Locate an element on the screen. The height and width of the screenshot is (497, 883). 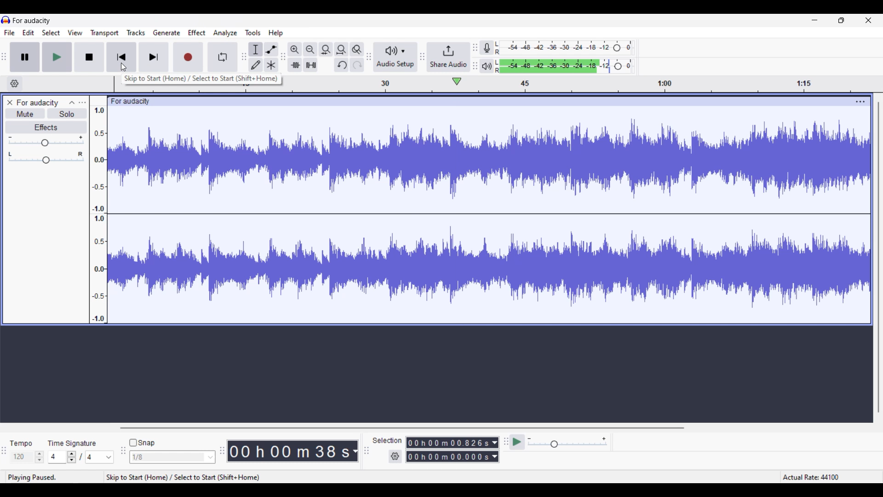
Tracks menu is located at coordinates (136, 32).